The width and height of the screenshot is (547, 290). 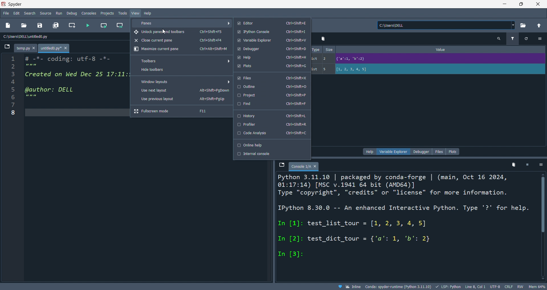 I want to click on project, so click(x=272, y=95).